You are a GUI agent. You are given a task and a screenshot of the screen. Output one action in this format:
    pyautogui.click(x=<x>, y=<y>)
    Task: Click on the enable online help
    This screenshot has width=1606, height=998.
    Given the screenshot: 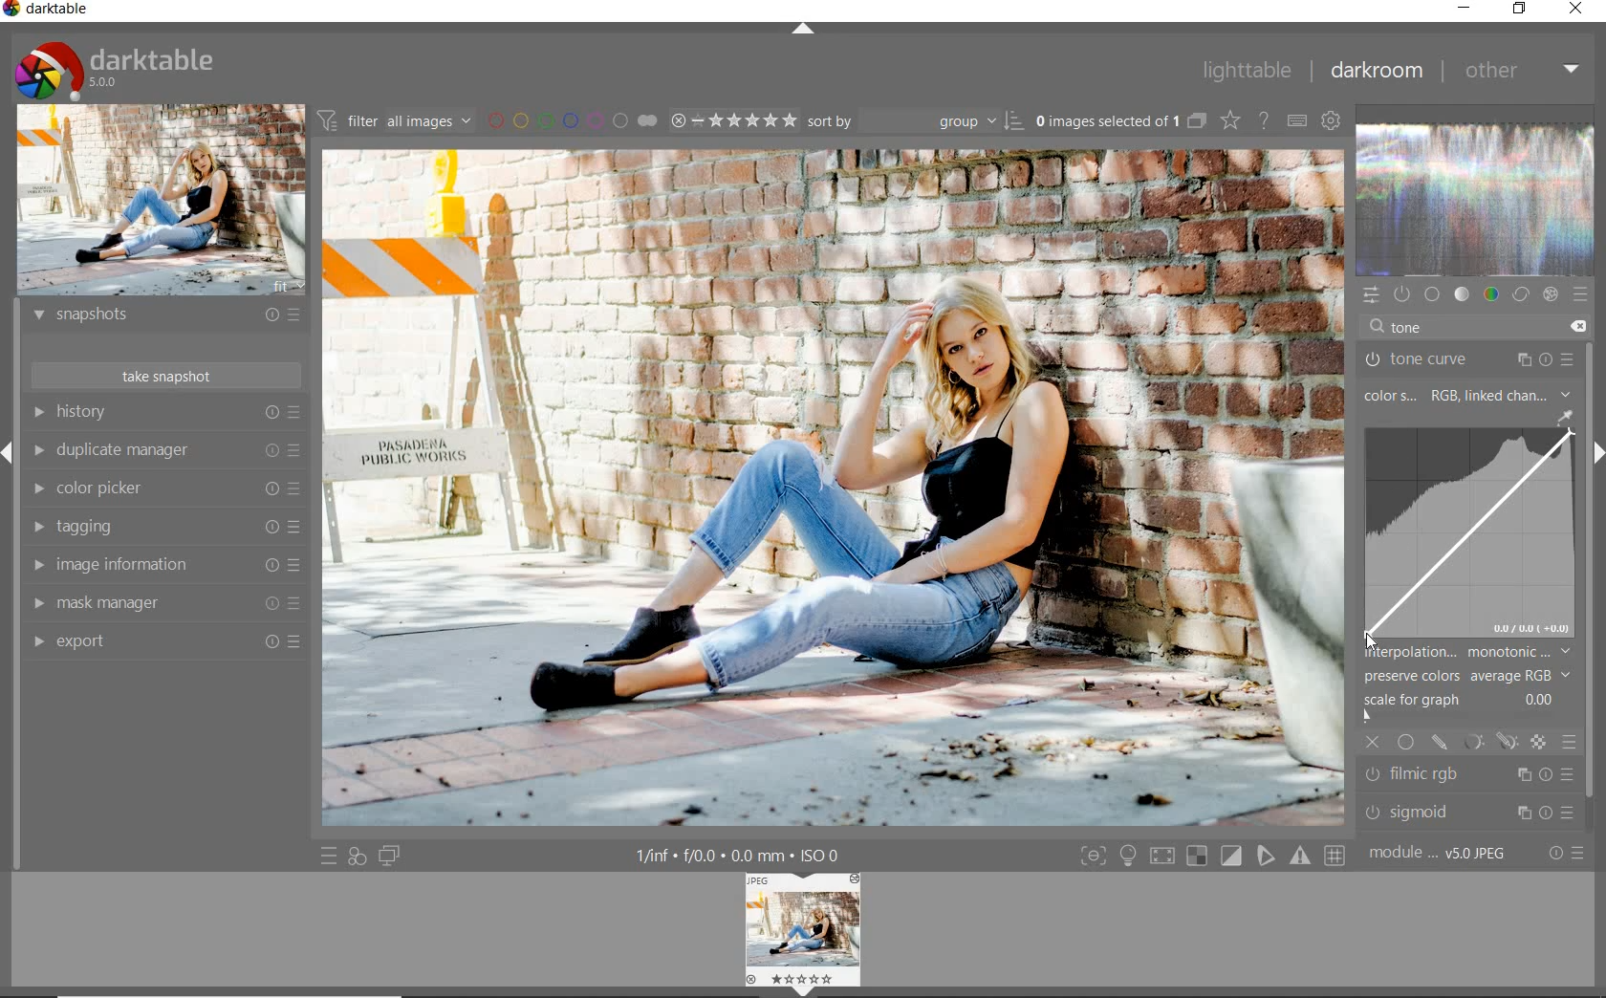 What is the action you would take?
    pyautogui.click(x=1265, y=121)
    